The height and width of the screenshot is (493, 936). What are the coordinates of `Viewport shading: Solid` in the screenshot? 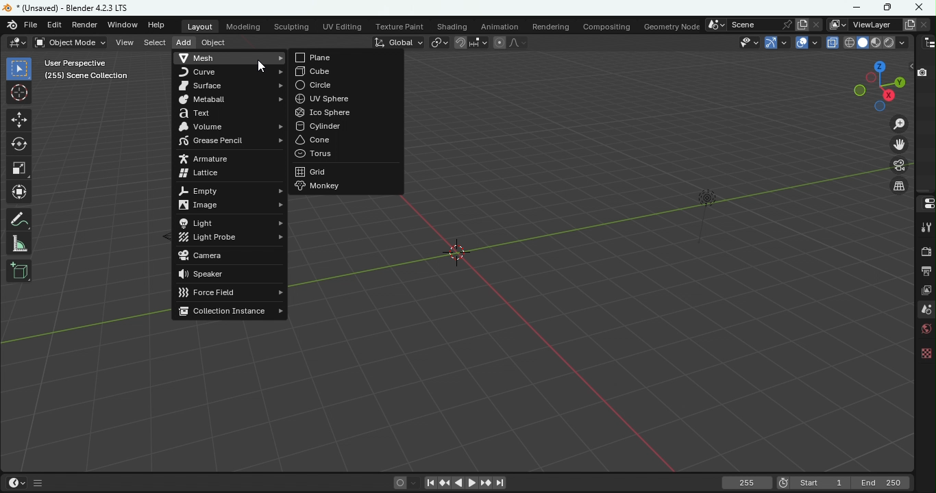 It's located at (861, 42).